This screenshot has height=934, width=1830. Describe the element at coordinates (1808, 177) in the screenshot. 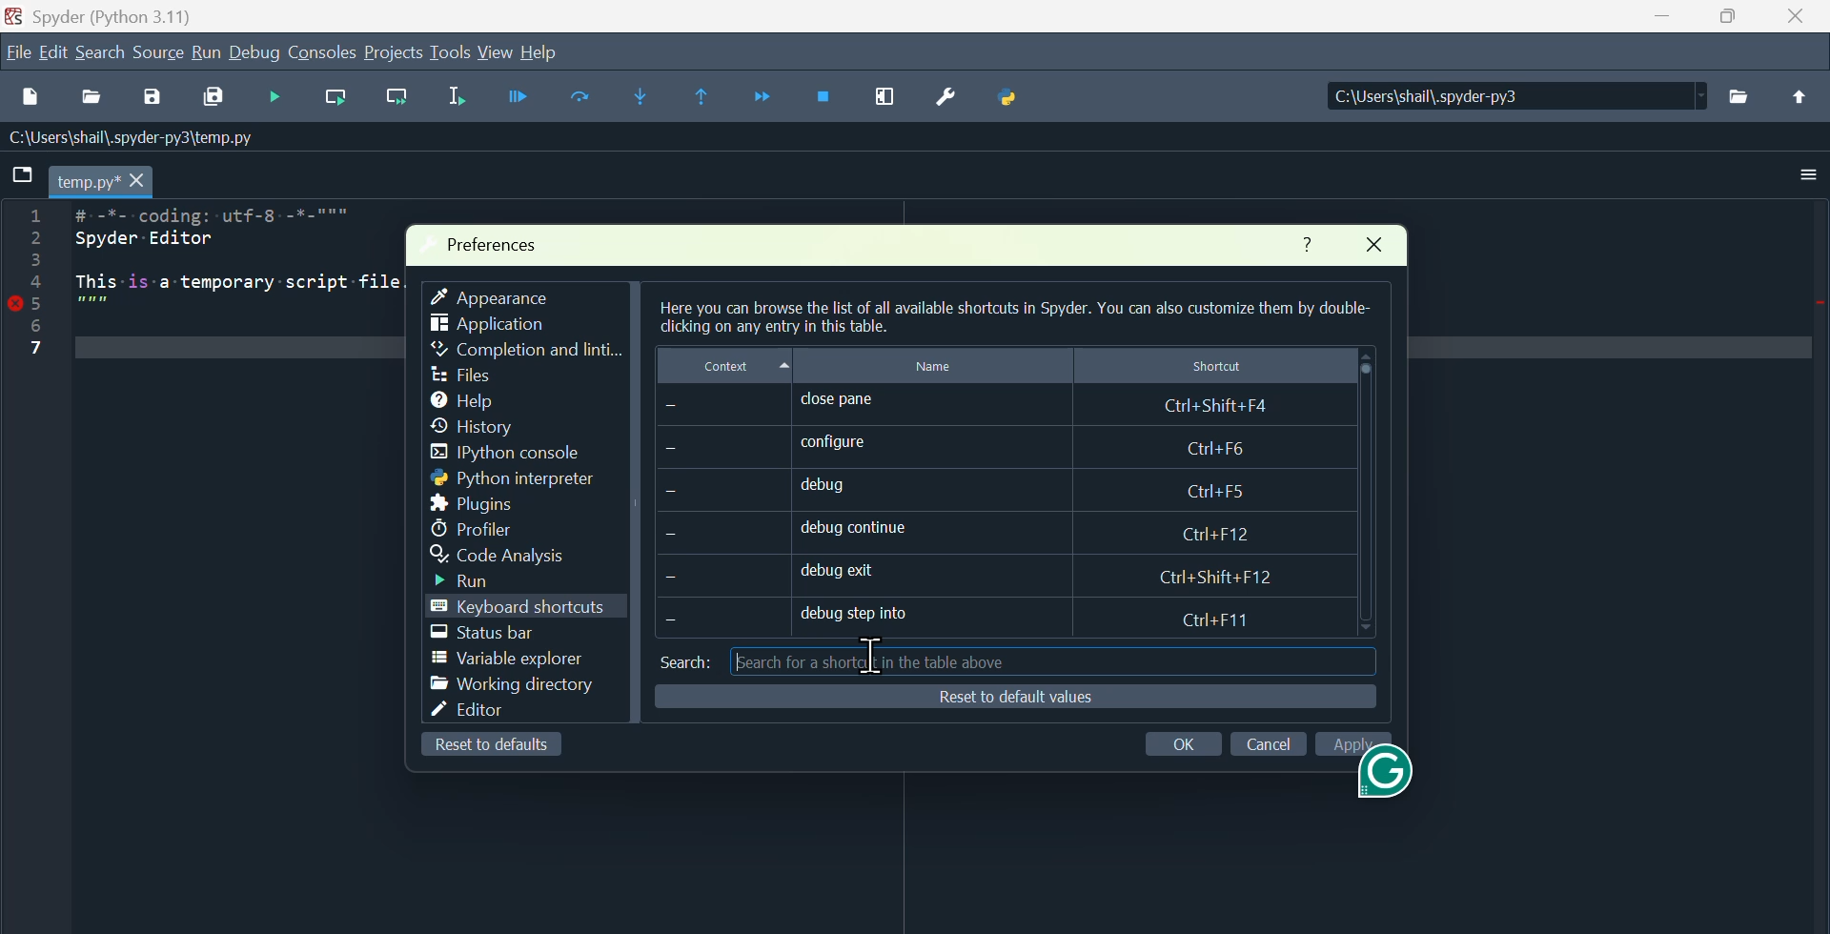

I see `More options` at that location.